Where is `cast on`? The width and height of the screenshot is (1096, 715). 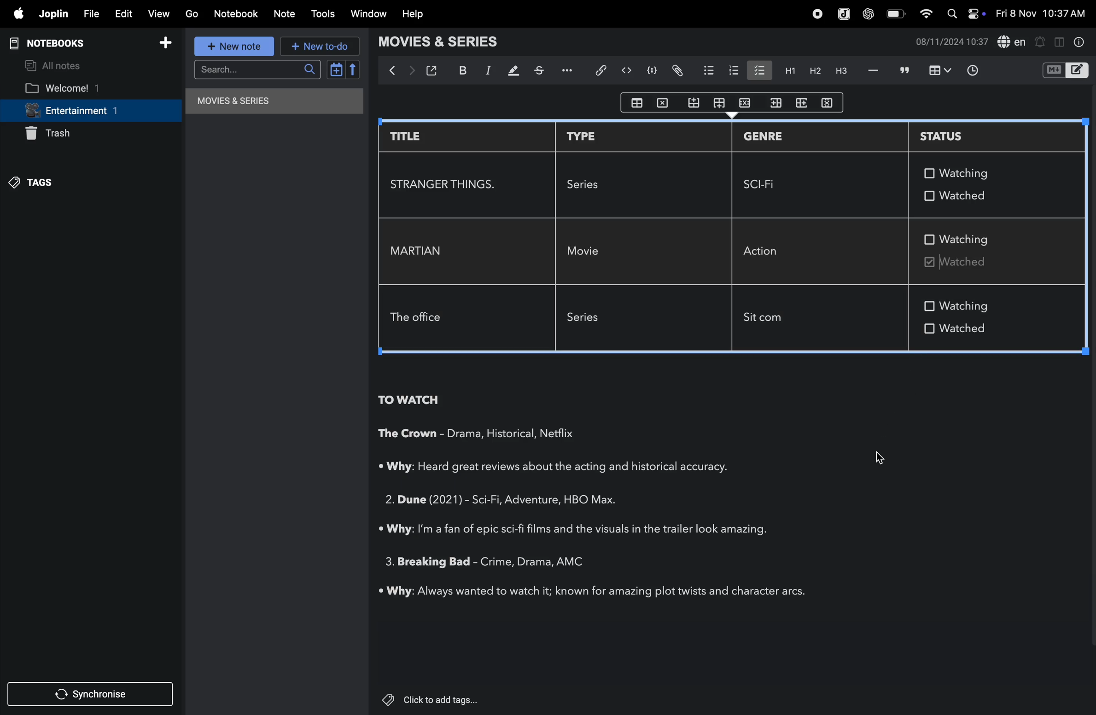
cast on is located at coordinates (598, 500).